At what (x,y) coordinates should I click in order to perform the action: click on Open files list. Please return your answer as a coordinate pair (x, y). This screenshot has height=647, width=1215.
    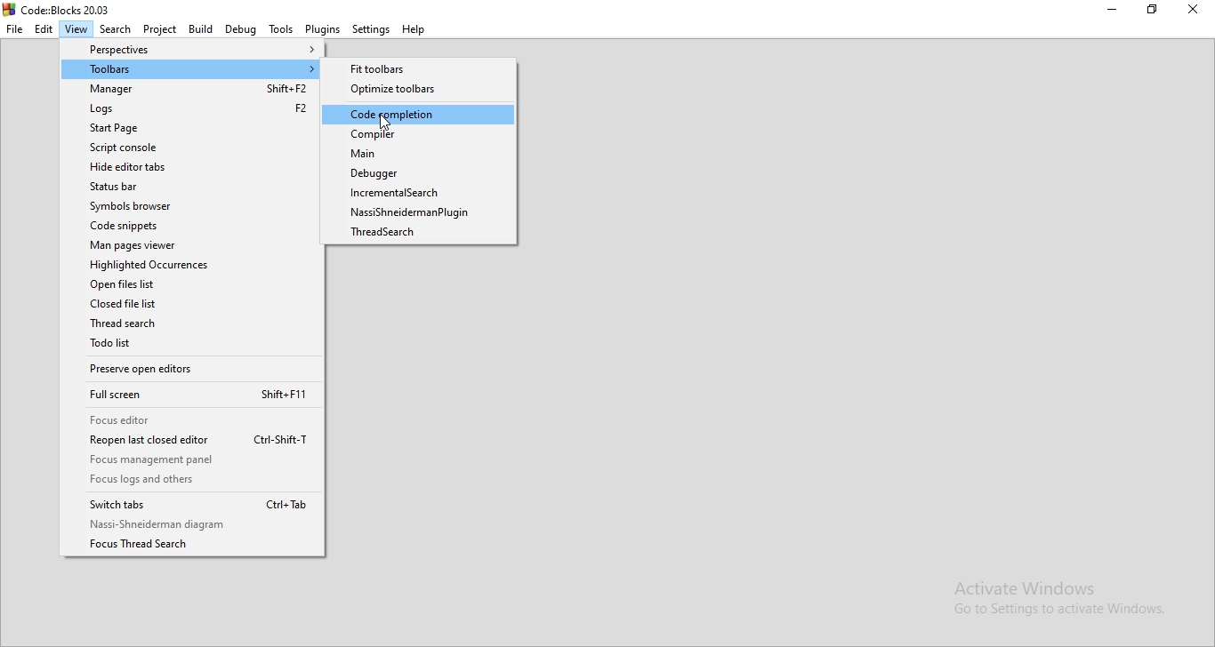
    Looking at the image, I should click on (190, 285).